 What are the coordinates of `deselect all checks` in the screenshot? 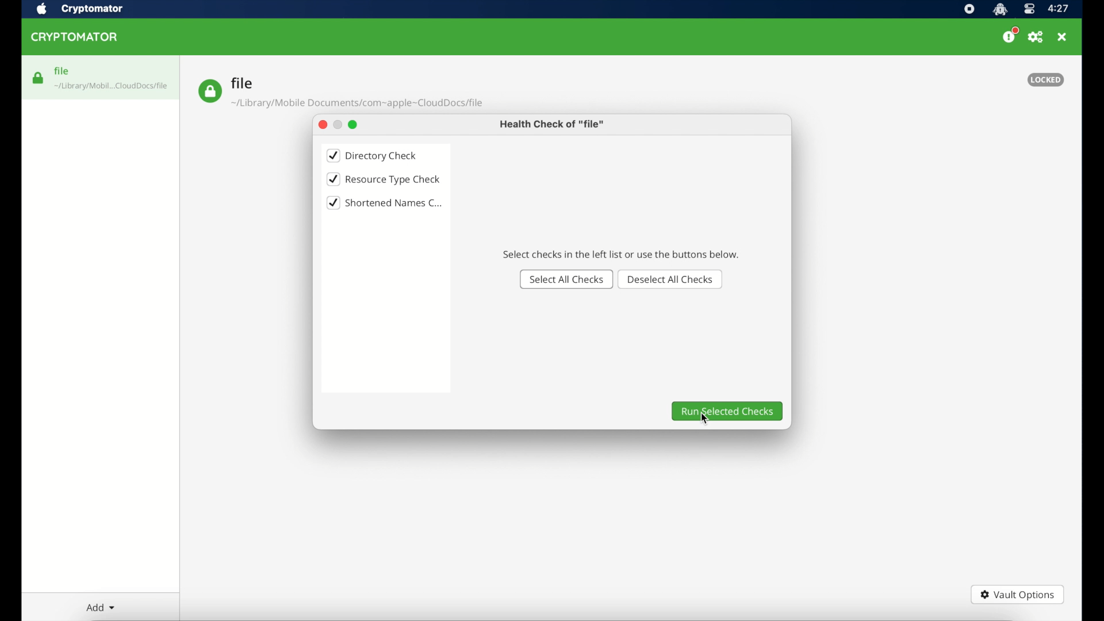 It's located at (672, 279).